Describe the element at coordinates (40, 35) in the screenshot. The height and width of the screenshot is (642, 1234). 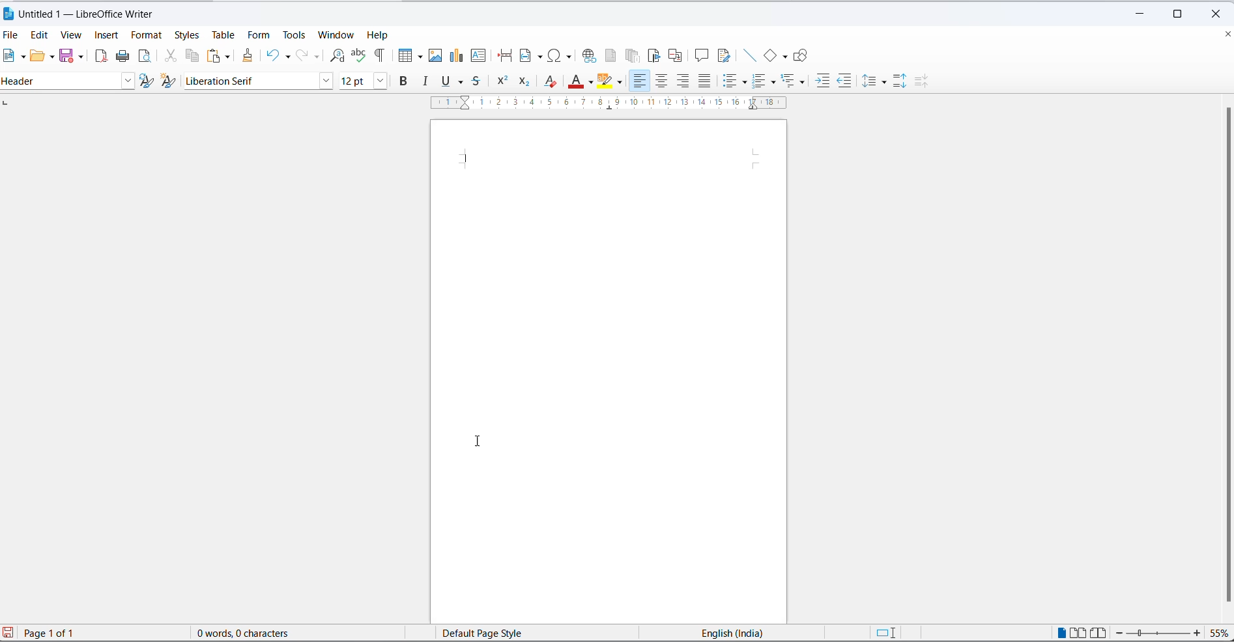
I see `edit` at that location.